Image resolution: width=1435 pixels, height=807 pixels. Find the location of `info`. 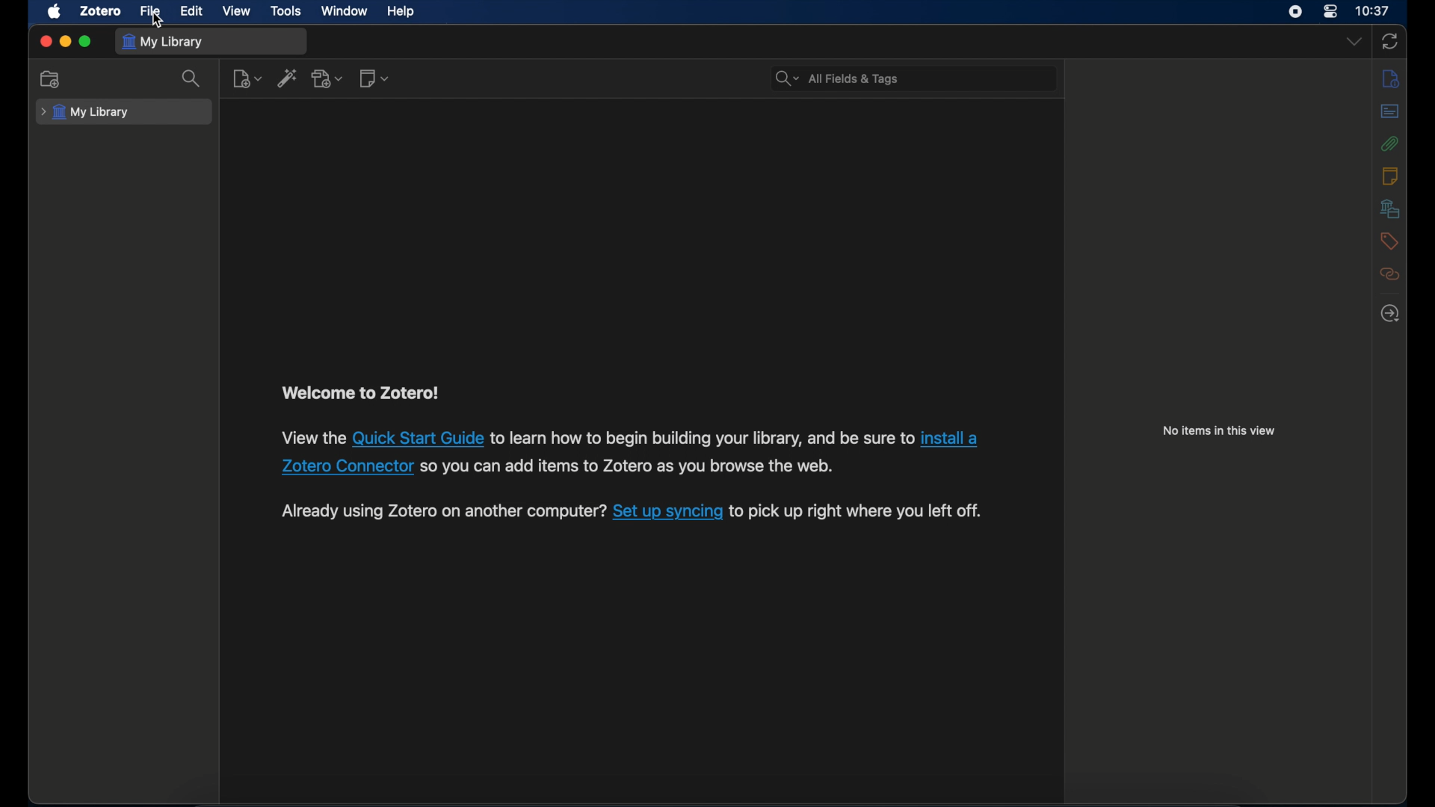

info is located at coordinates (1391, 78).